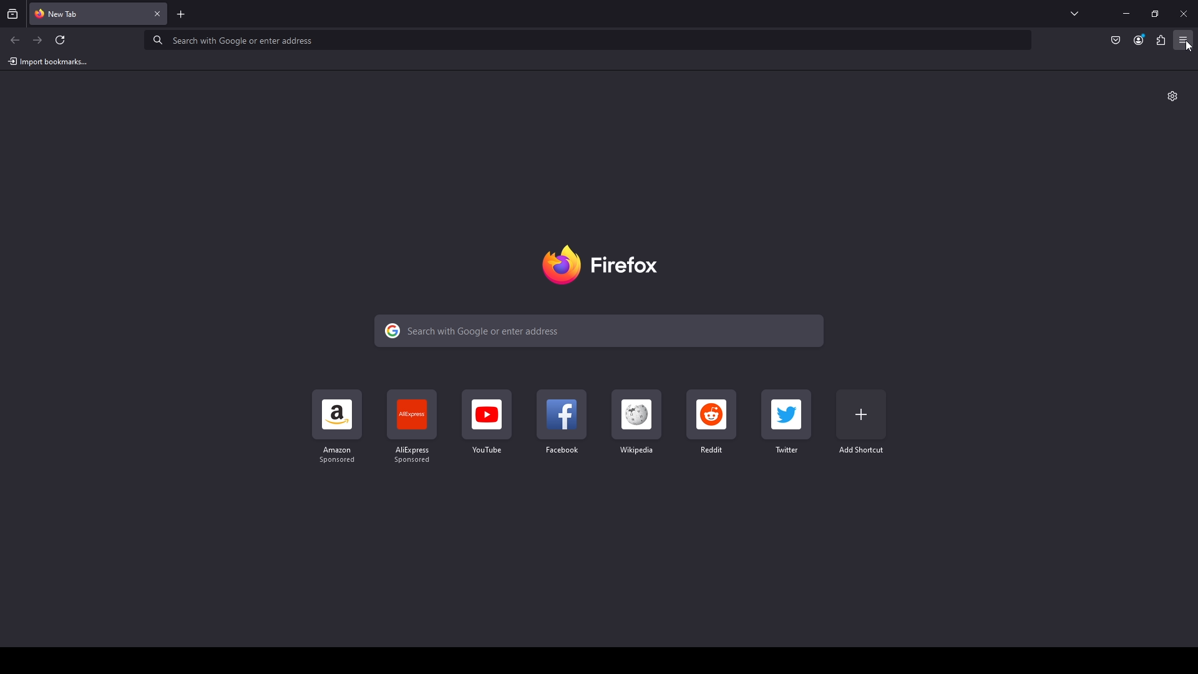 Image resolution: width=1198 pixels, height=674 pixels. Describe the element at coordinates (560, 423) in the screenshot. I see `Facebook` at that location.